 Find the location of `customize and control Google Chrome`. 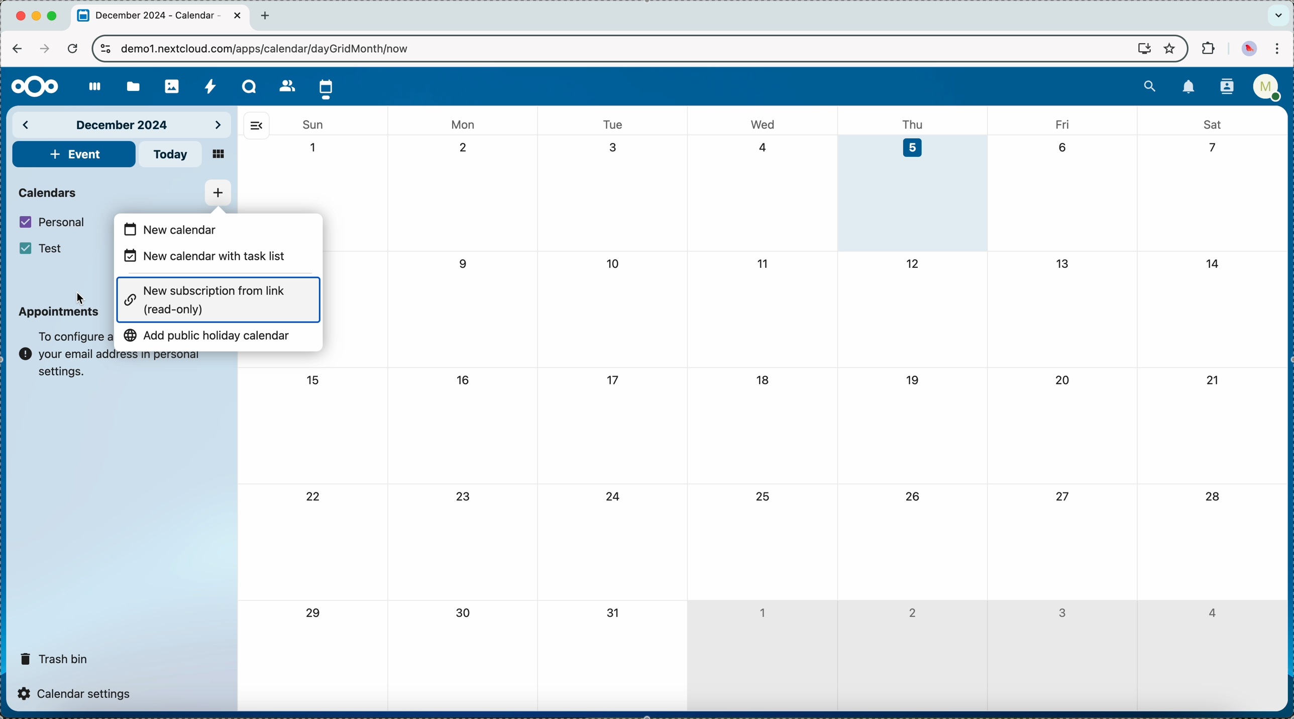

customize and control Google Chrome is located at coordinates (1281, 49).